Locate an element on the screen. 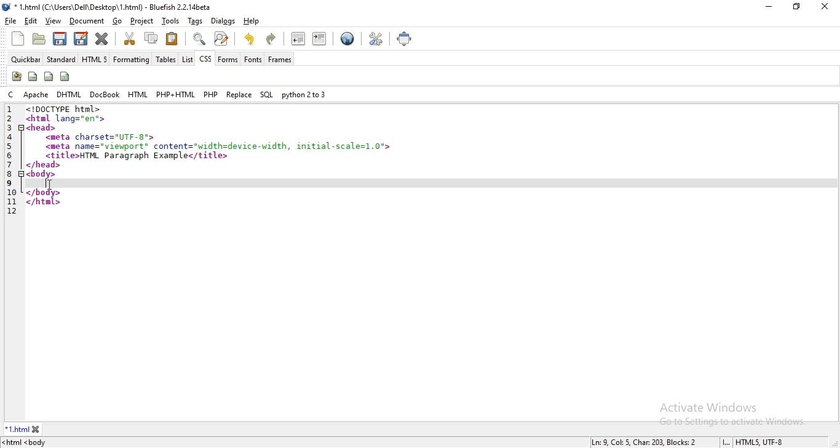 This screenshot has height=448, width=840. Activate Windows is located at coordinates (711, 407).